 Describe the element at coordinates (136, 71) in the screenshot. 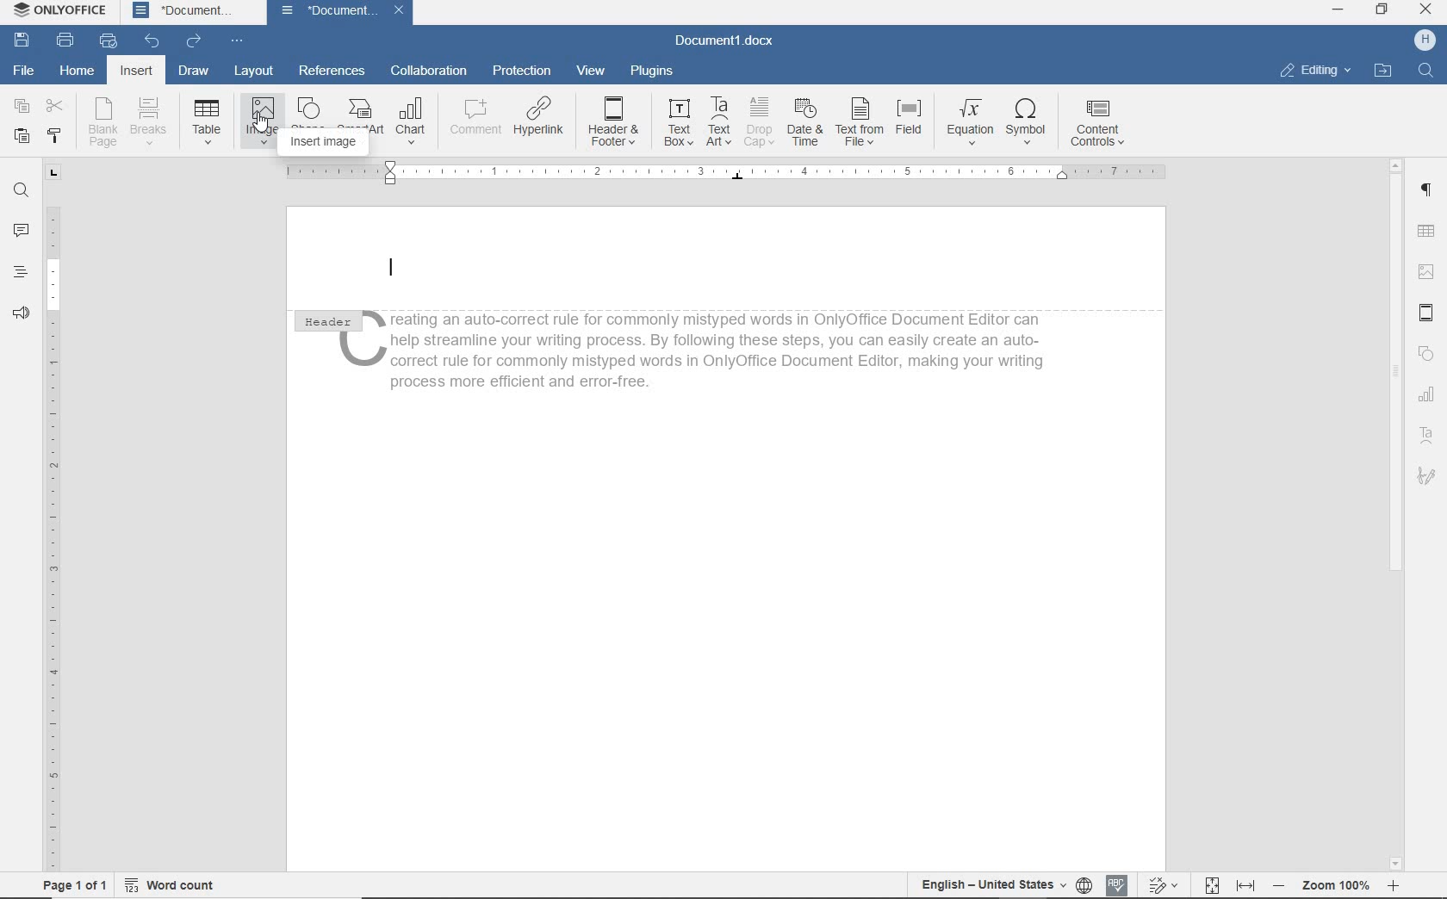

I see `INSERT` at that location.